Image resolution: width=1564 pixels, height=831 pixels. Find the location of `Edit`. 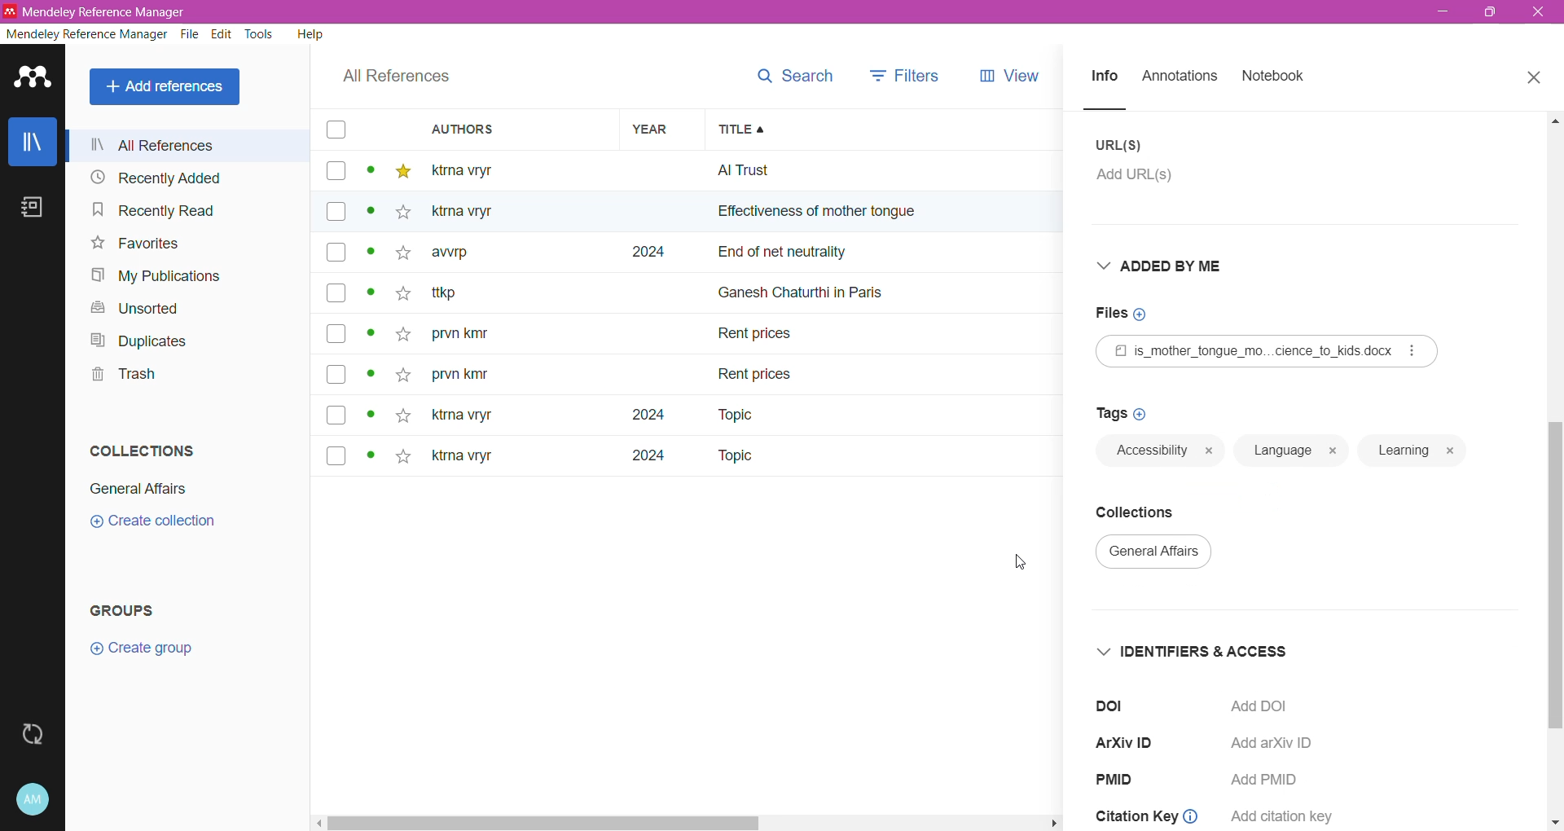

Edit is located at coordinates (223, 34).